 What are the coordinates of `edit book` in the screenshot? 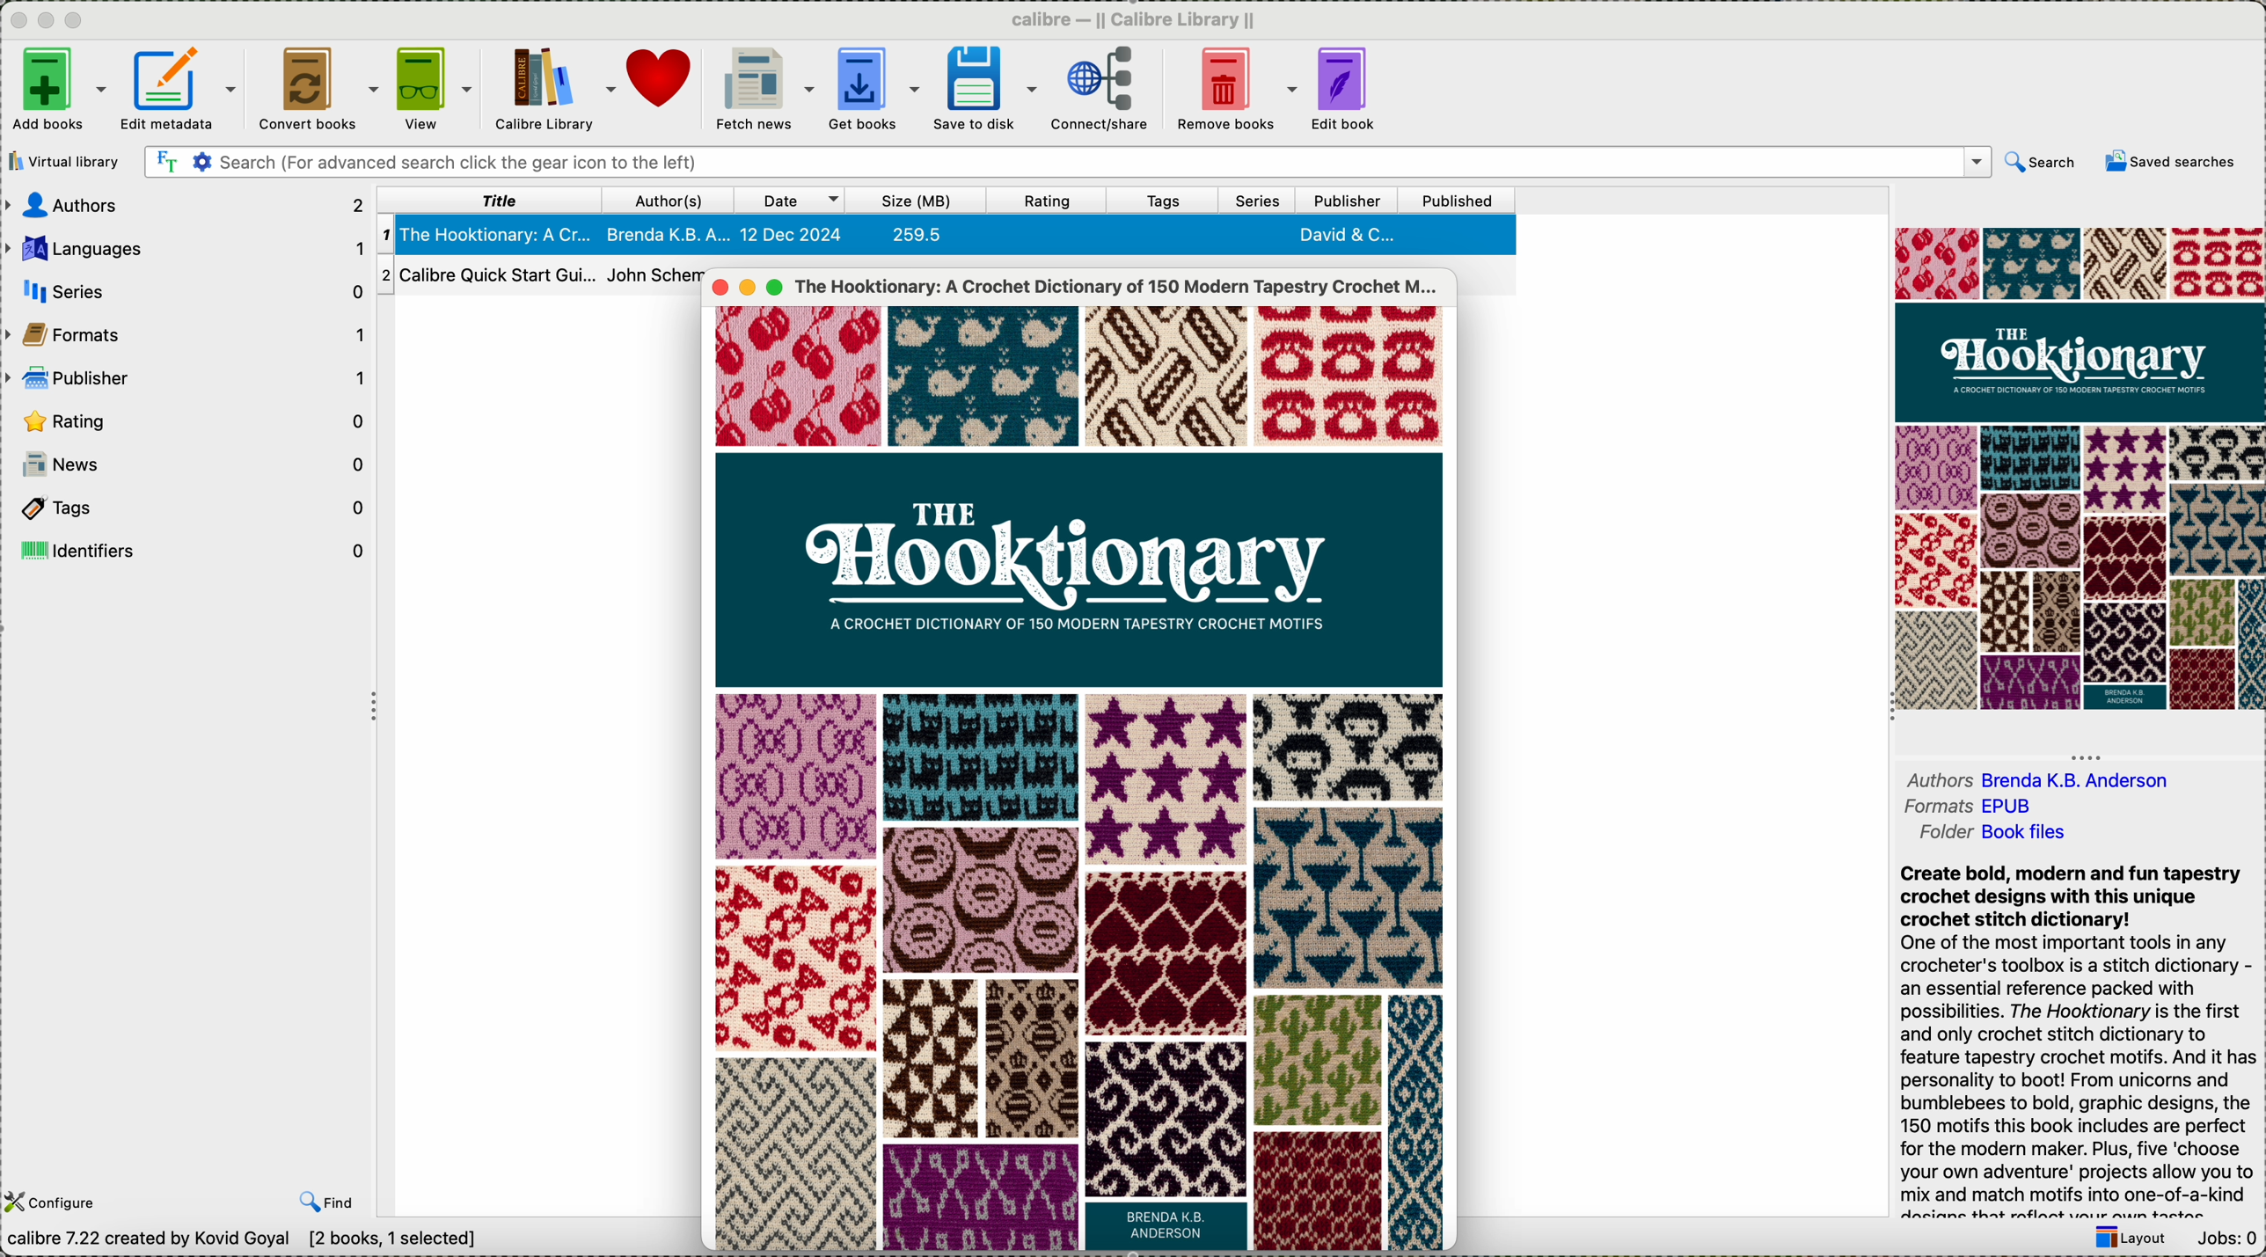 It's located at (1345, 87).